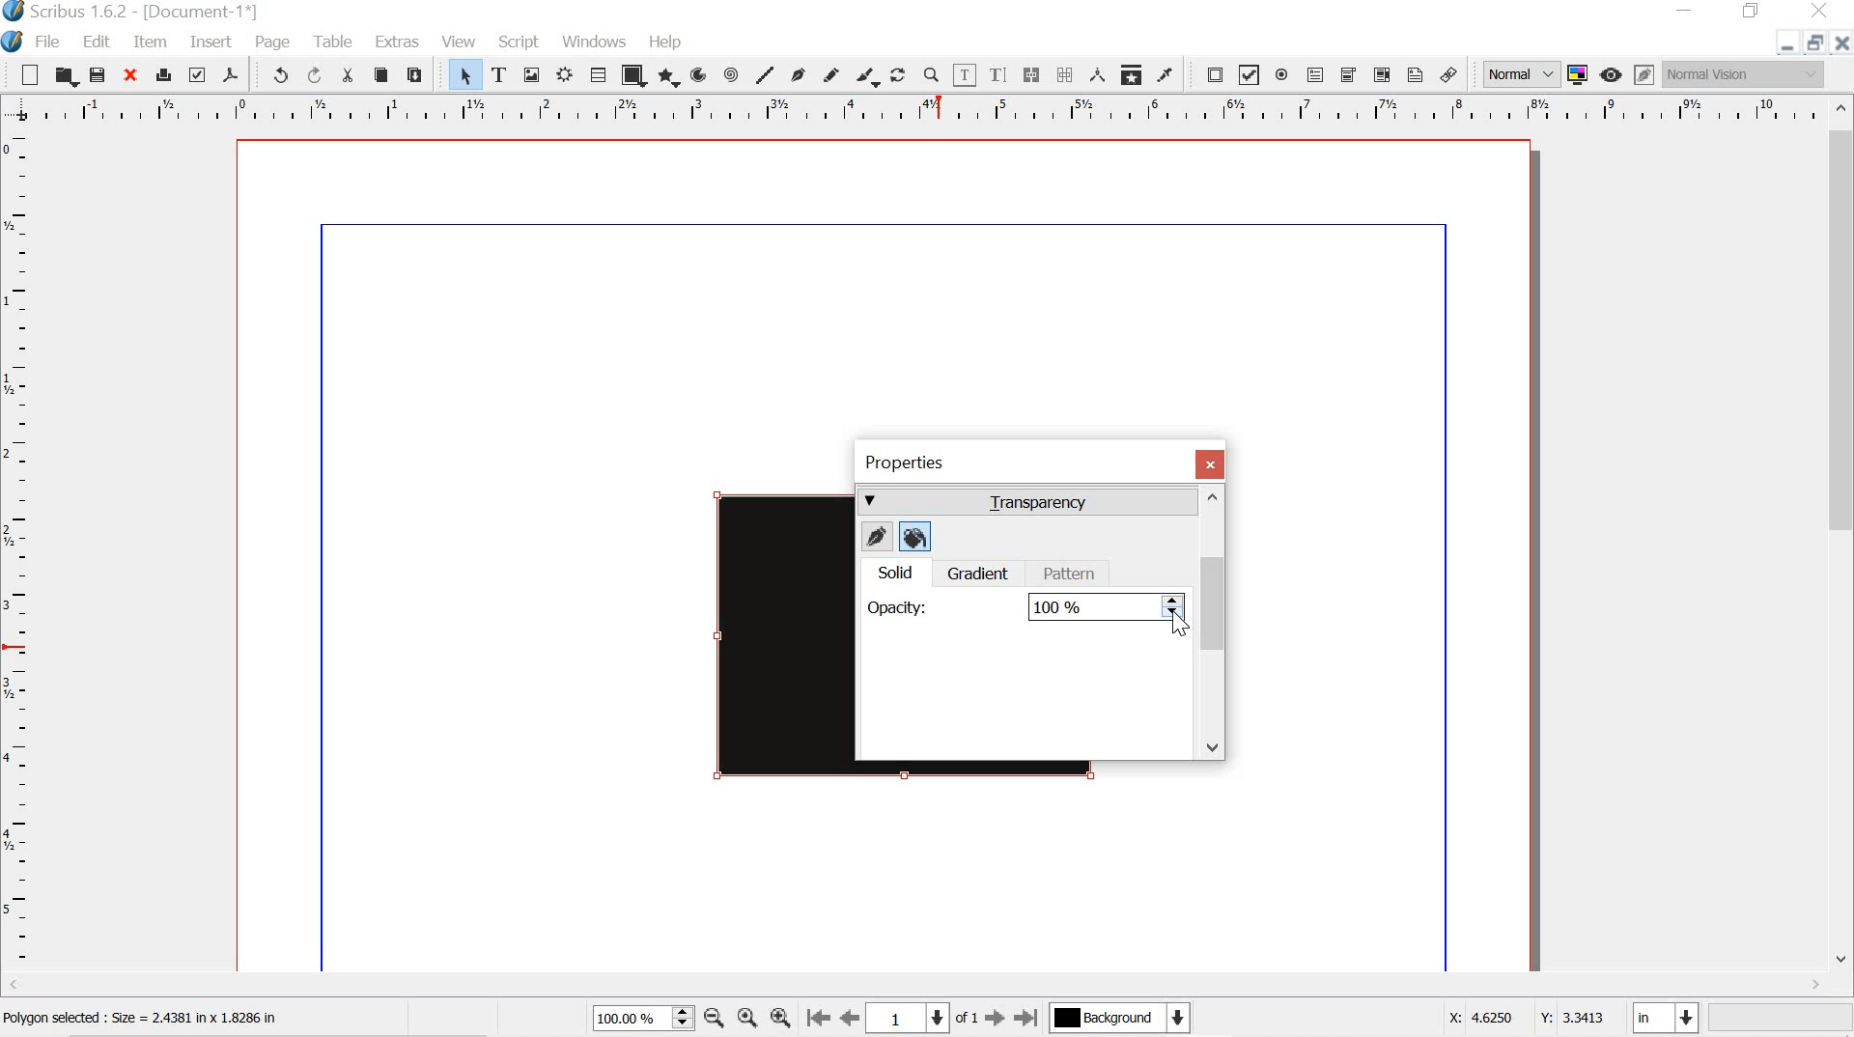 This screenshot has height=1037, width=1854. What do you see at coordinates (128, 73) in the screenshot?
I see `close` at bounding box center [128, 73].